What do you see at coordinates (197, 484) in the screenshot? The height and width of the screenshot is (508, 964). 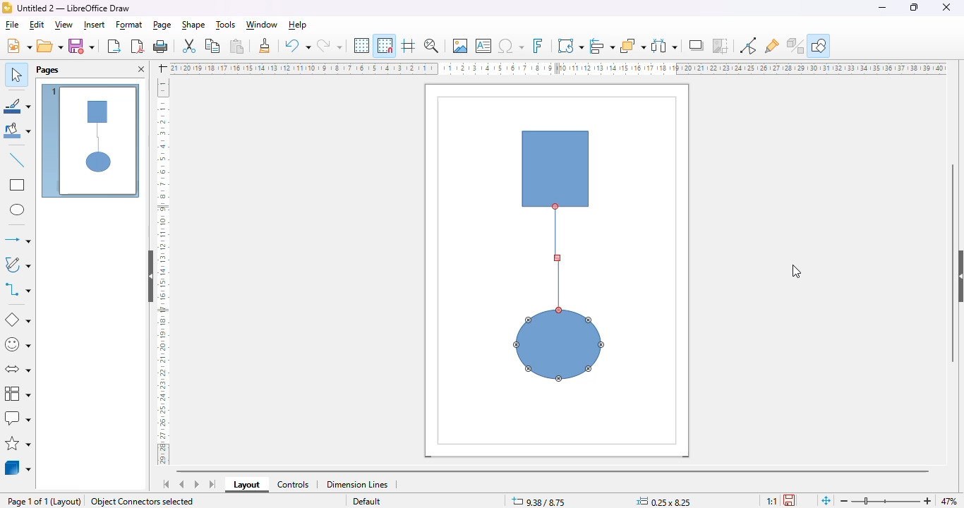 I see `scroll to next sheet` at bounding box center [197, 484].